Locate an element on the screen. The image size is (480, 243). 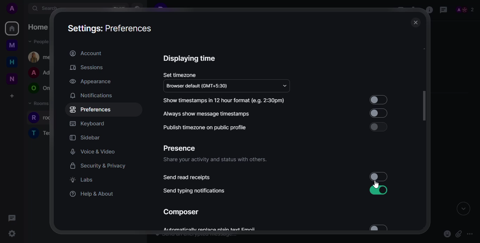
threads is located at coordinates (443, 9).